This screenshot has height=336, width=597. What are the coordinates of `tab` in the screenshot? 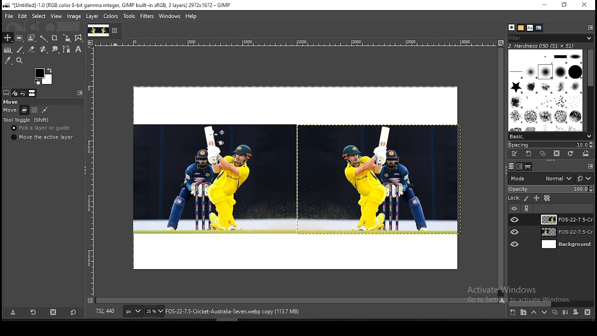 It's located at (97, 30).